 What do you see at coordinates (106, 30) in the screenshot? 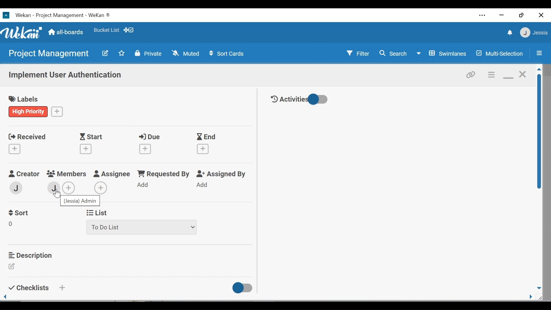
I see `Favorites` at bounding box center [106, 30].